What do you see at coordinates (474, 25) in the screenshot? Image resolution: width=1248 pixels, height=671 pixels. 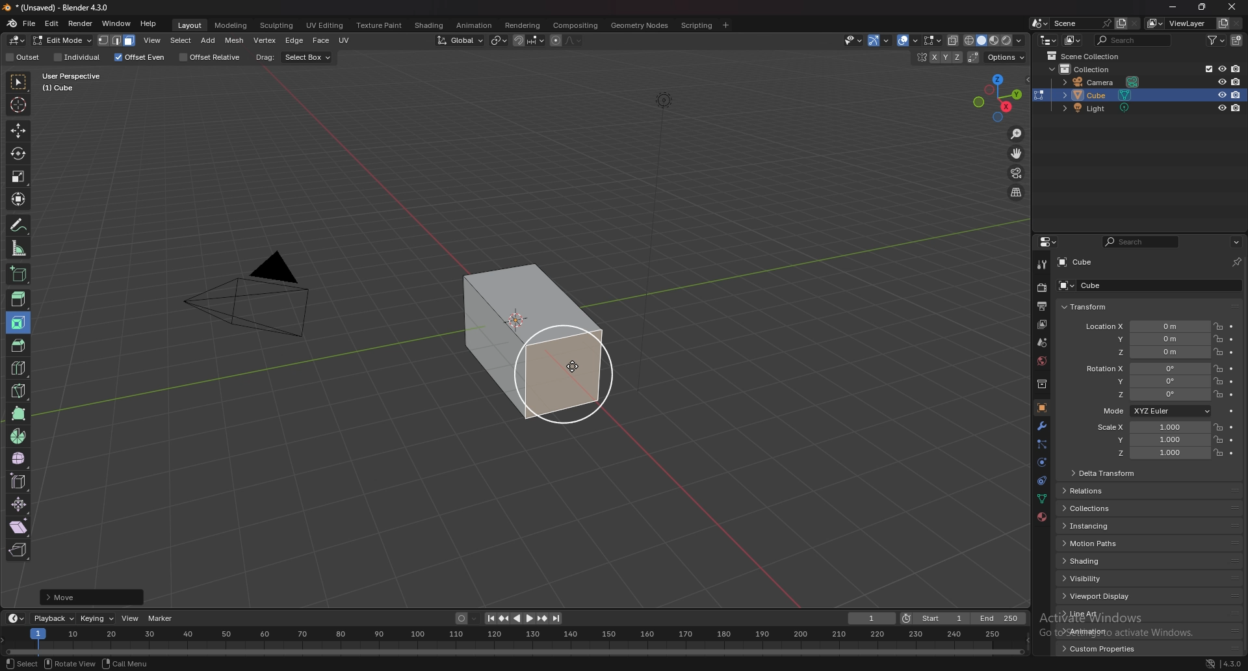 I see `animation` at bounding box center [474, 25].